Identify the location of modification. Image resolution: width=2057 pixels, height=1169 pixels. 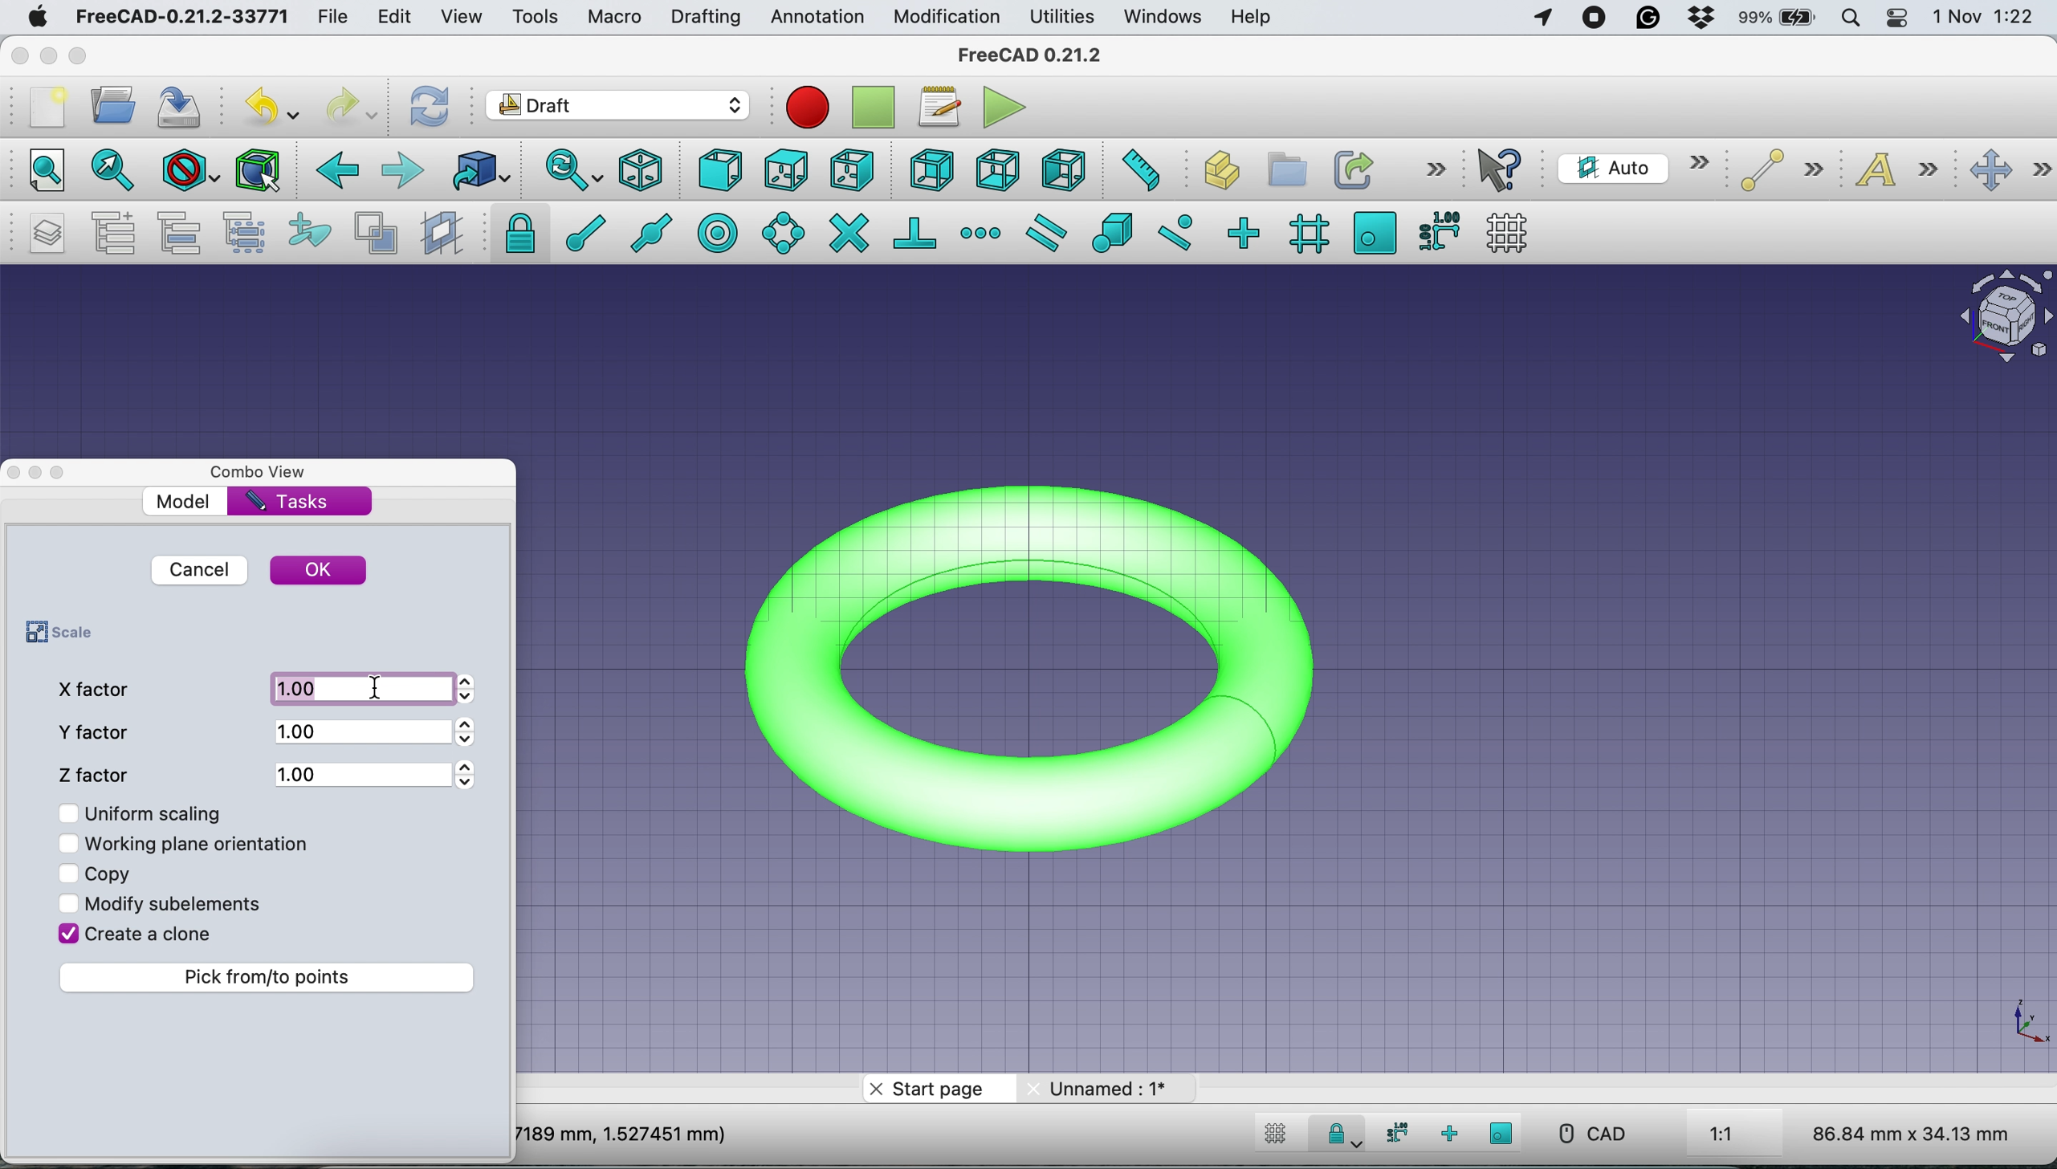
(948, 18).